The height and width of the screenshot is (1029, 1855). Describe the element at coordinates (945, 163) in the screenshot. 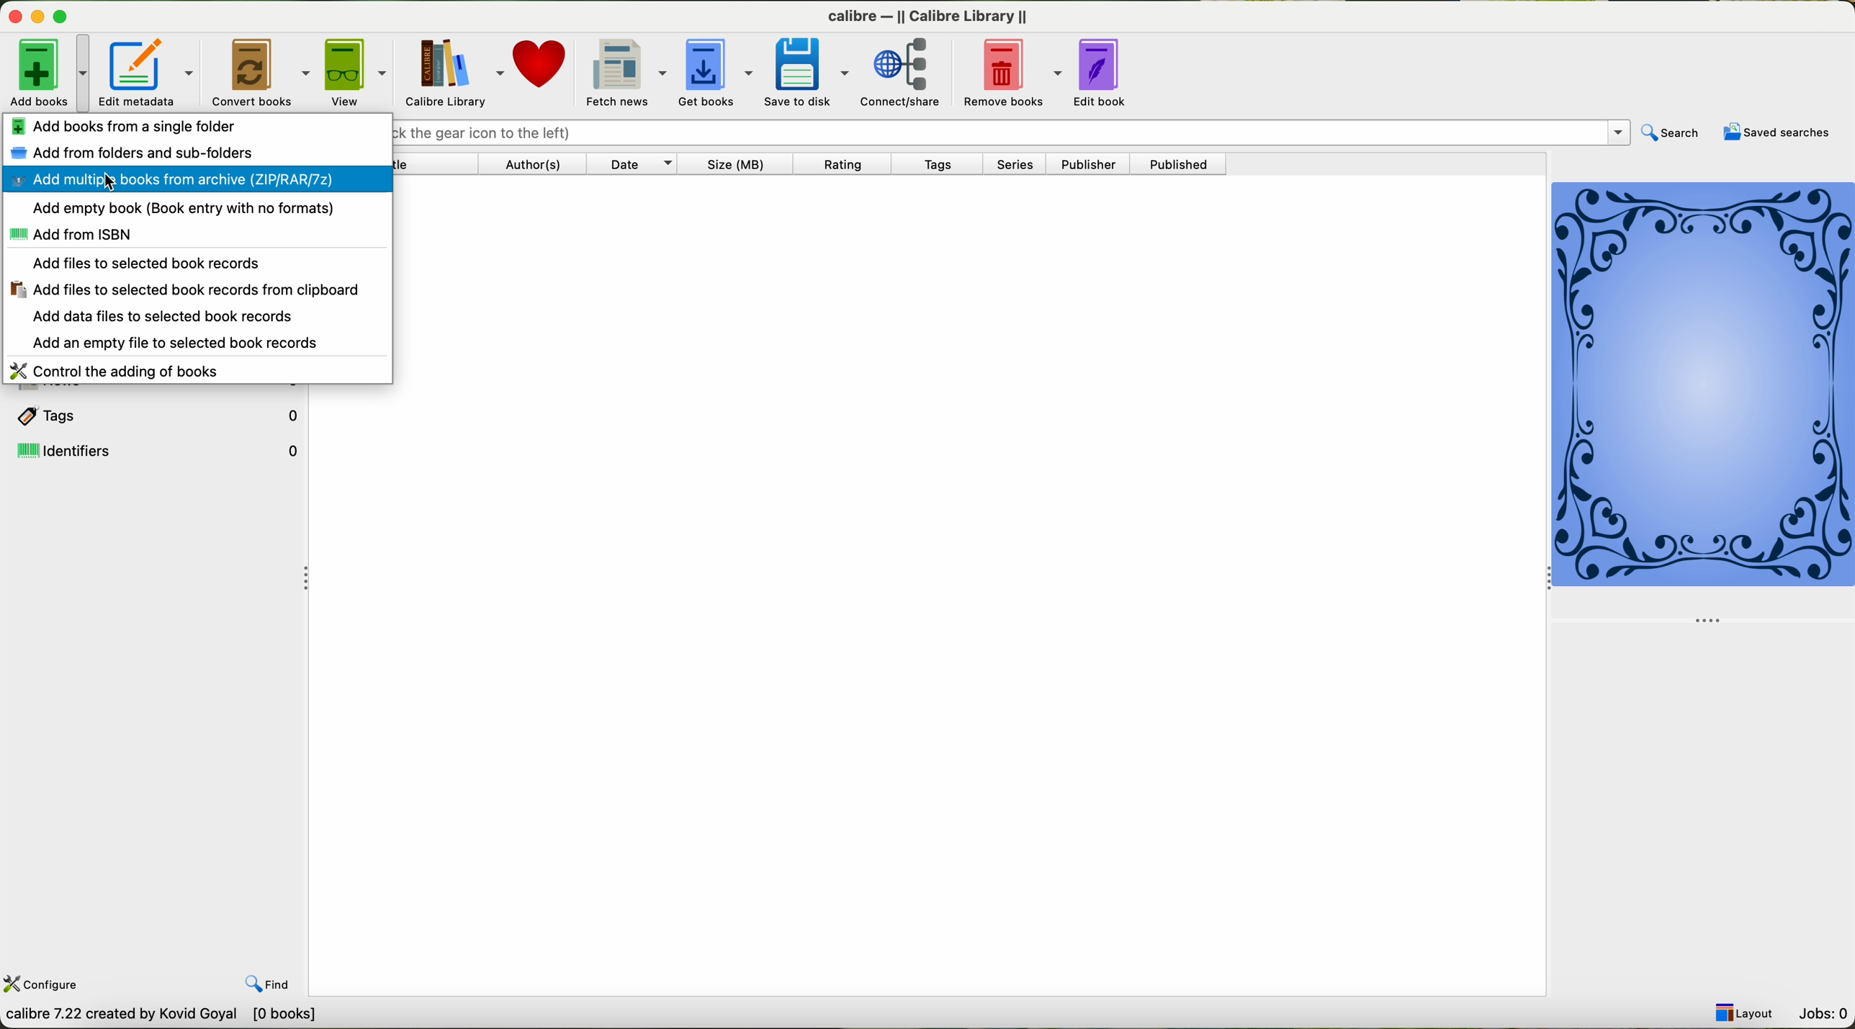

I see `tags` at that location.